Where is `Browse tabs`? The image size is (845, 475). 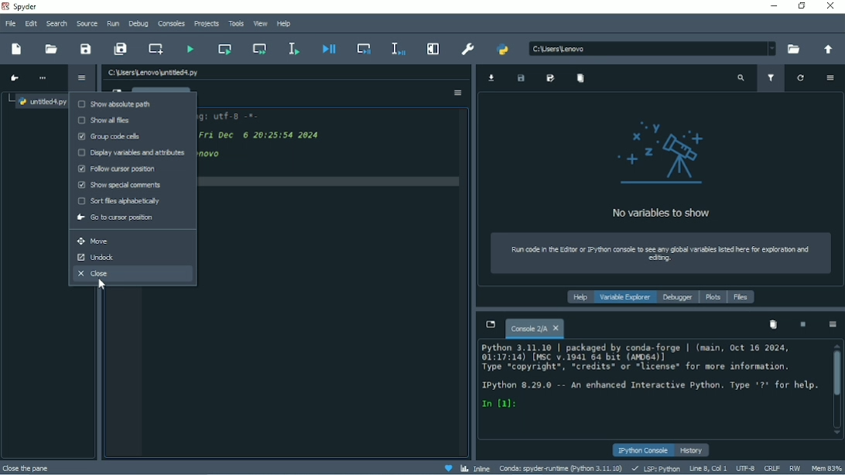
Browse tabs is located at coordinates (490, 326).